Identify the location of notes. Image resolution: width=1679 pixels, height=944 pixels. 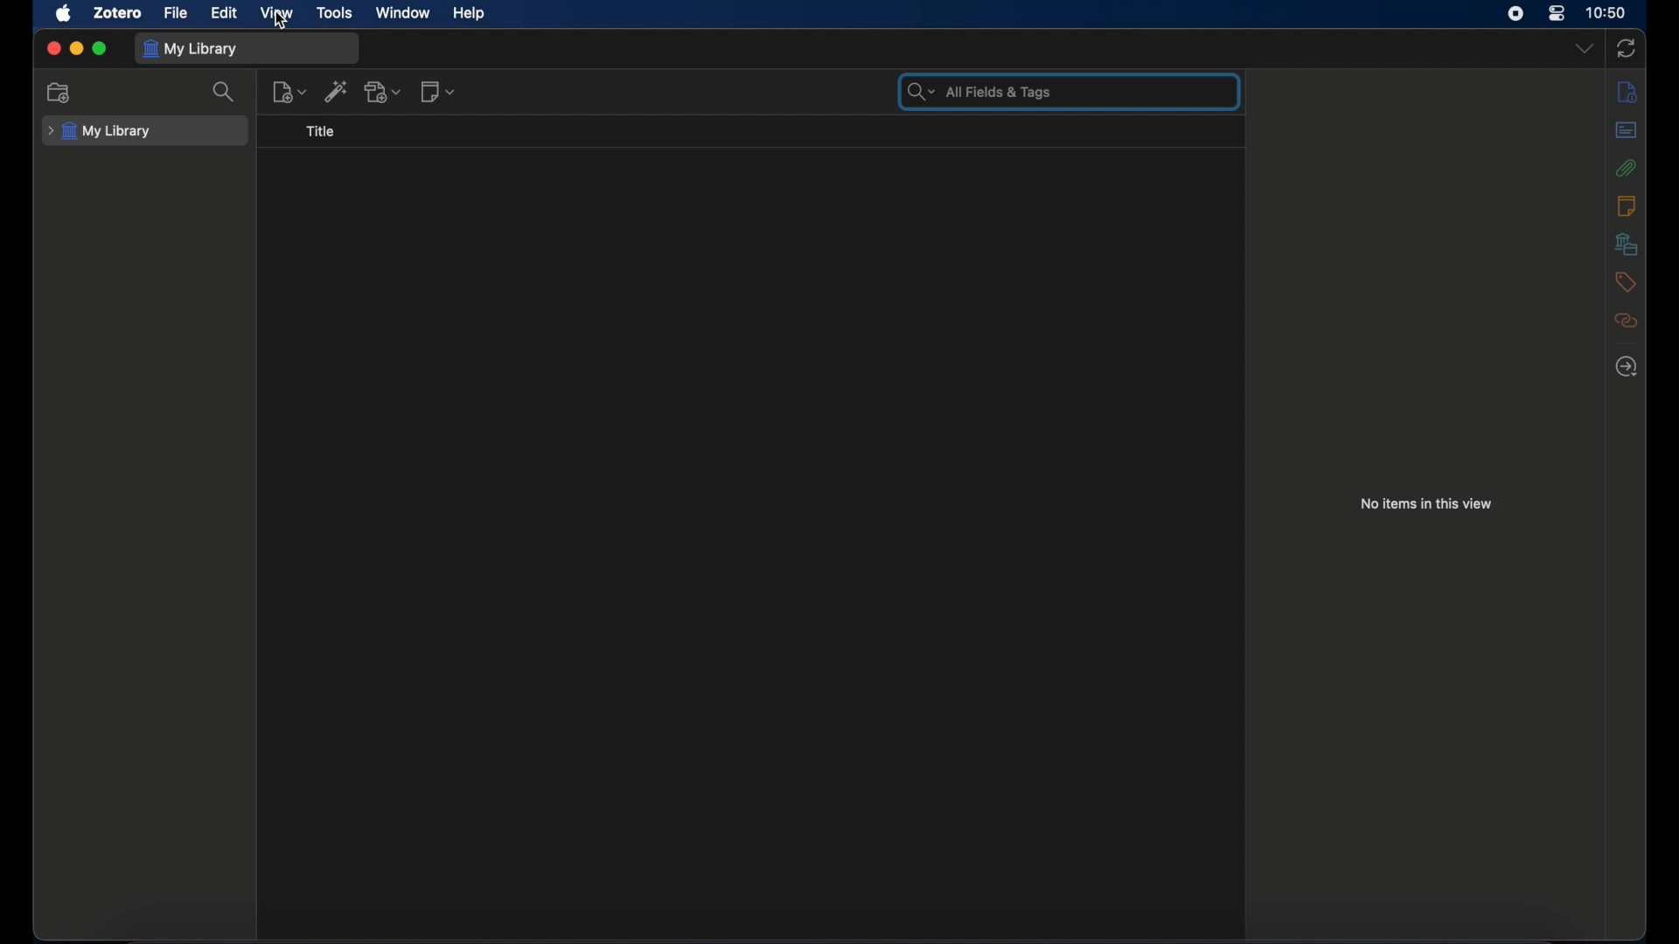
(1627, 205).